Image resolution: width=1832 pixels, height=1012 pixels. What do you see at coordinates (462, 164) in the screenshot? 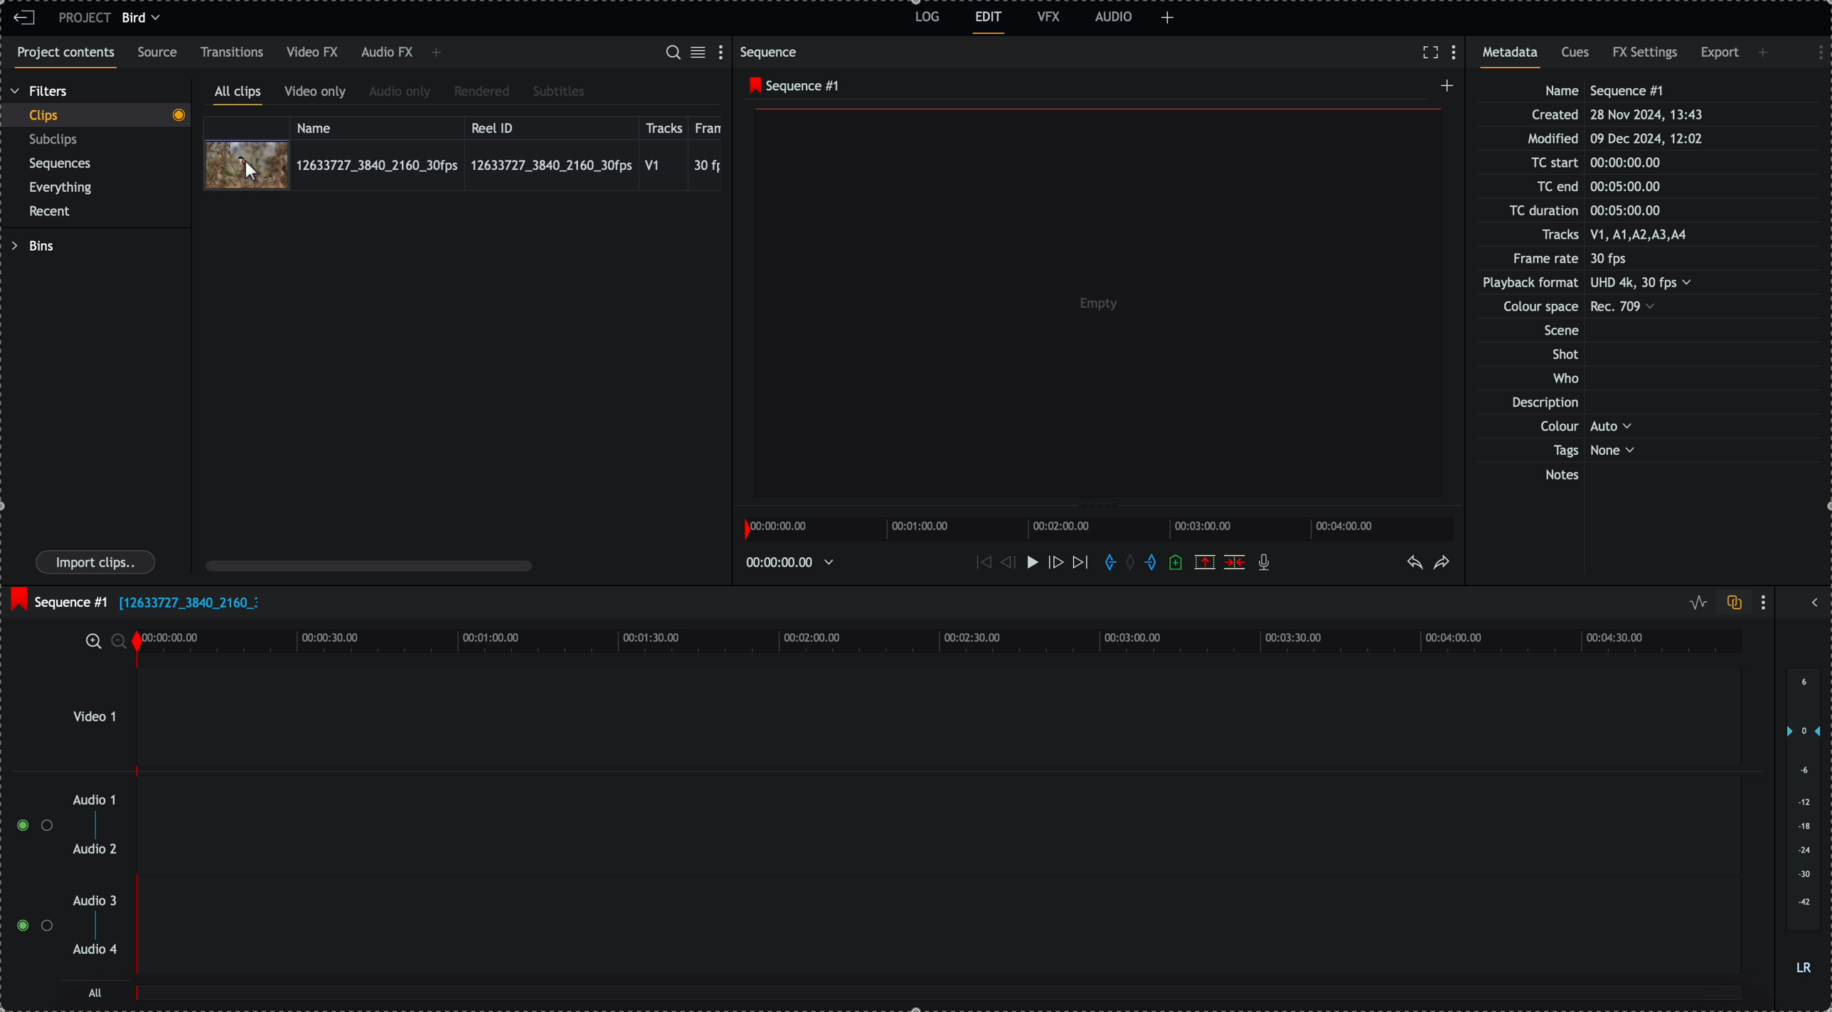
I see `click on video` at bounding box center [462, 164].